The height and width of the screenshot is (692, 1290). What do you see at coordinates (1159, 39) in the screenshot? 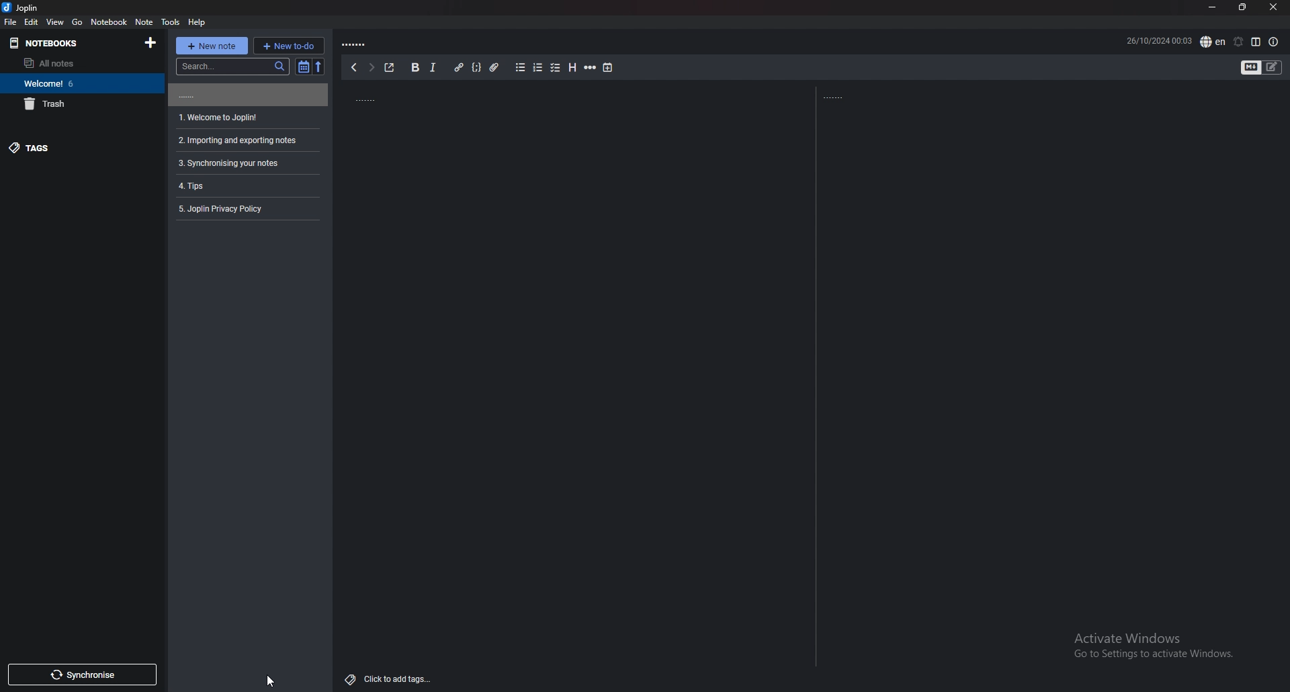
I see `26/10/2024 00:03` at bounding box center [1159, 39].